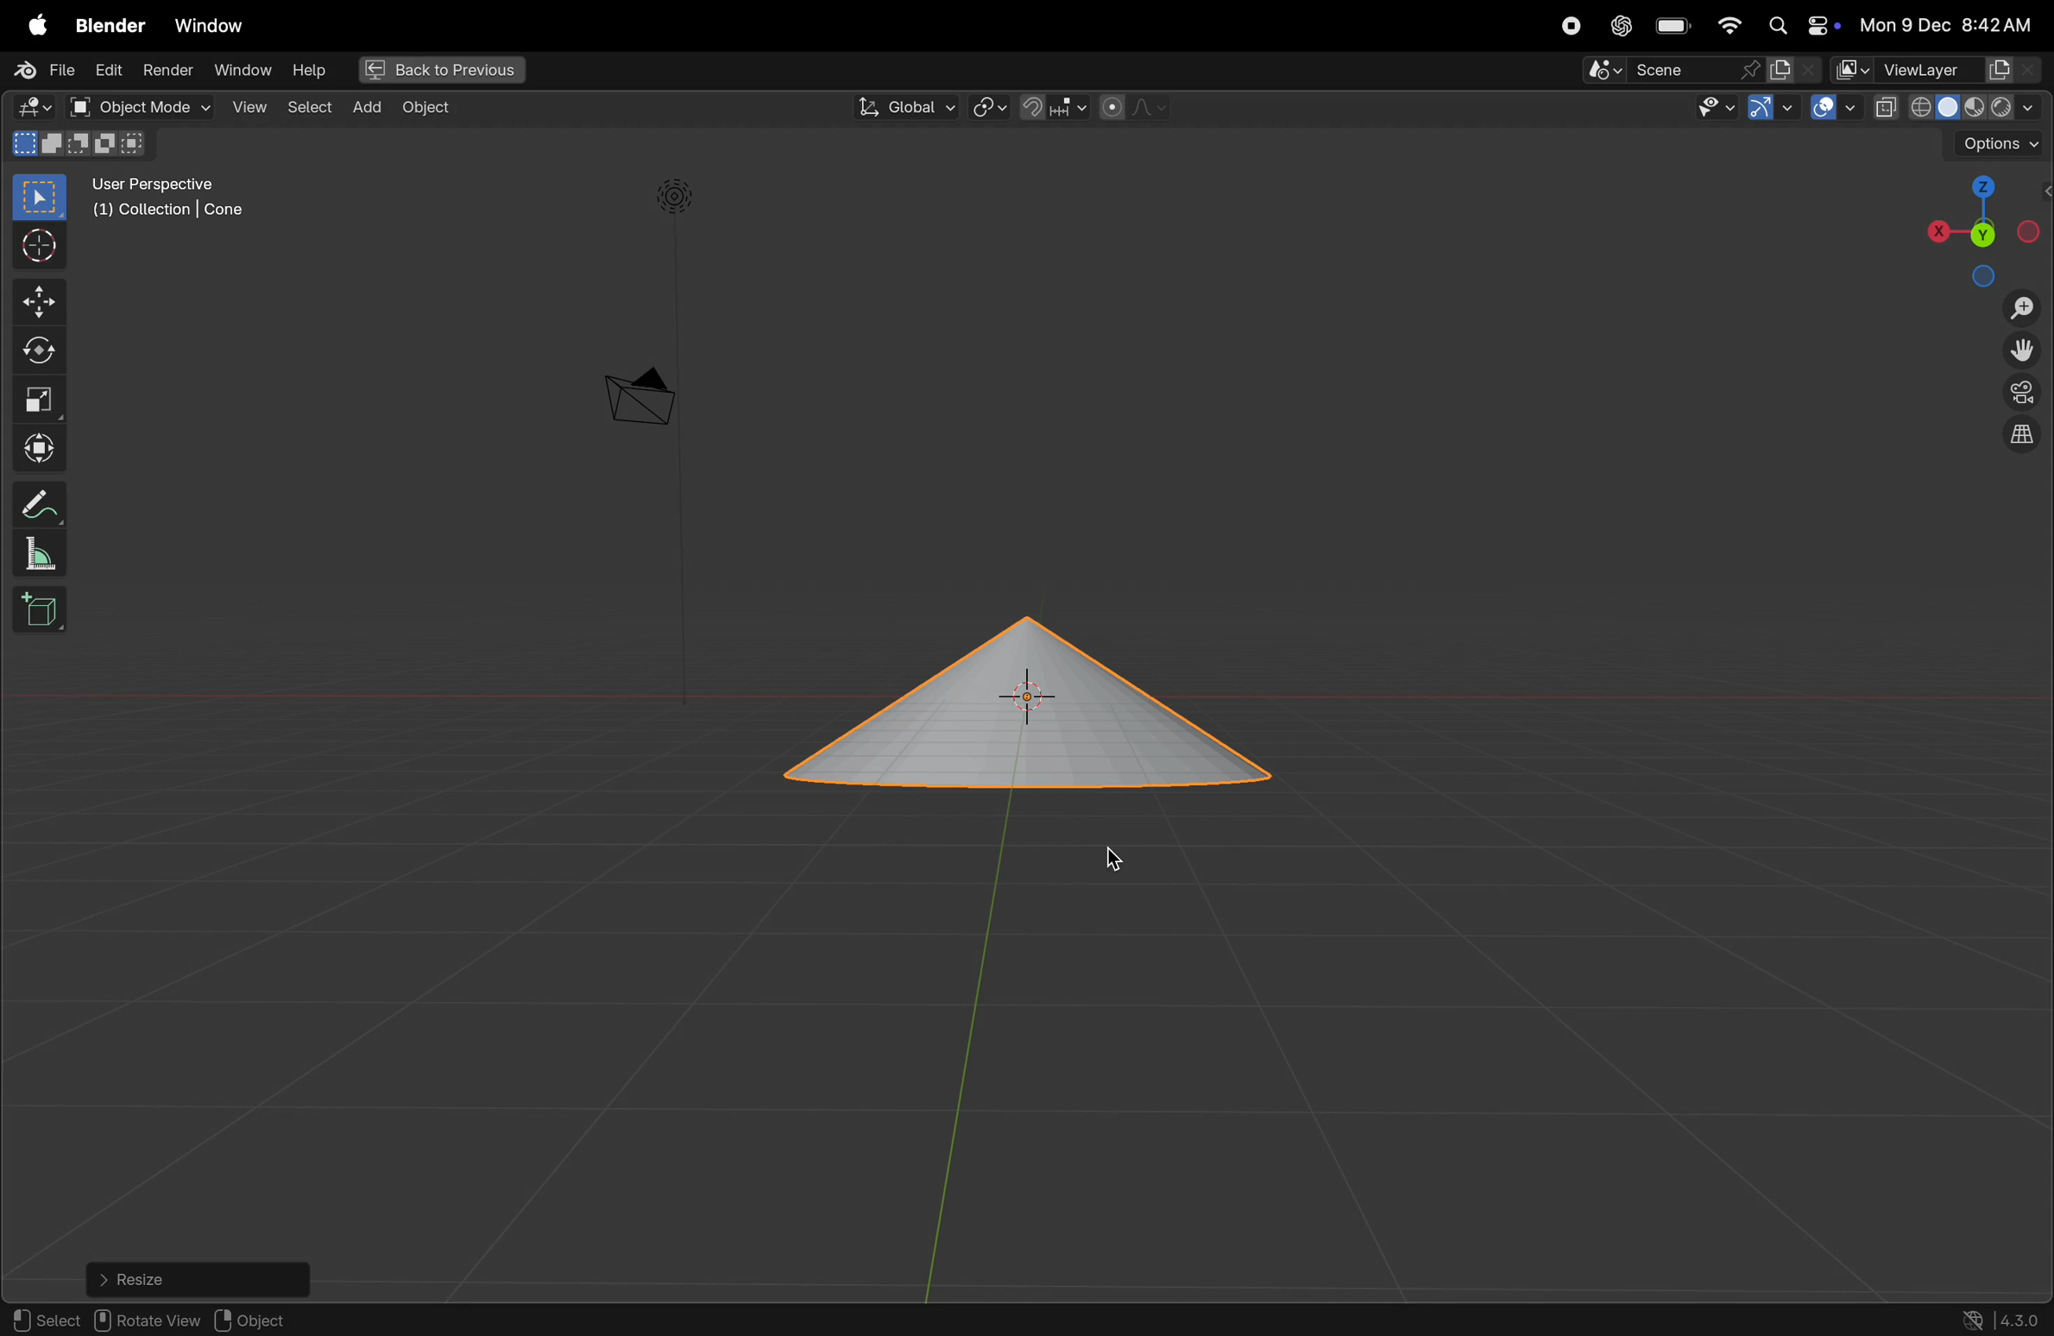 This screenshot has height=1336, width=2054. Describe the element at coordinates (2026, 307) in the screenshot. I see `zoom in zom out` at that location.